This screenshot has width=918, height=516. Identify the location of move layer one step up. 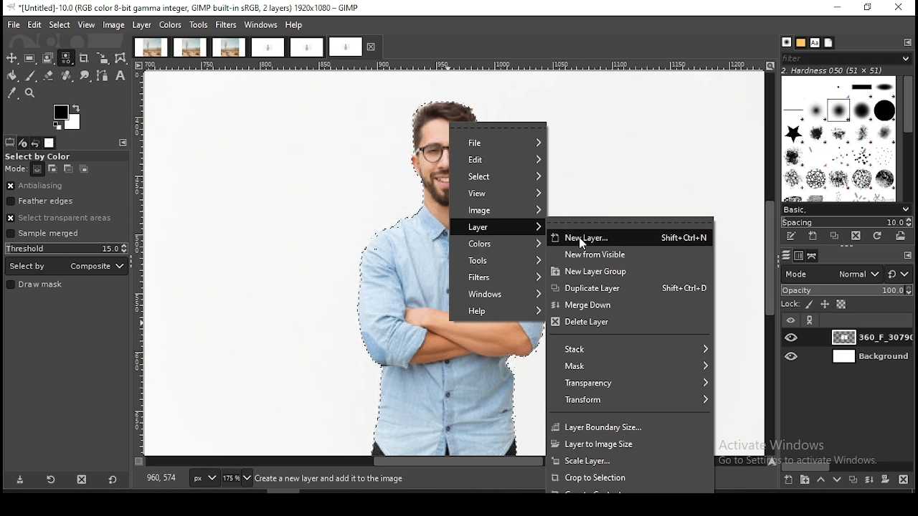
(820, 479).